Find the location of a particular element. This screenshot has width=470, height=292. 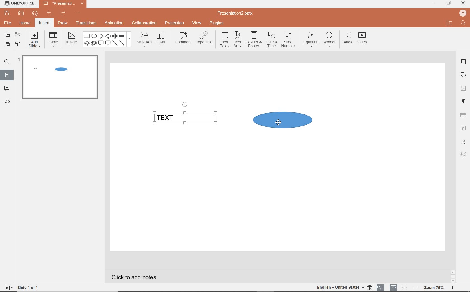

Presentation2.pptx is located at coordinates (63, 4).